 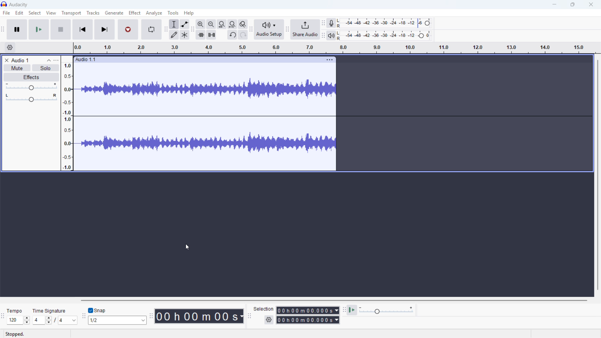 I want to click on Set time signature , so click(x=42, y=320).